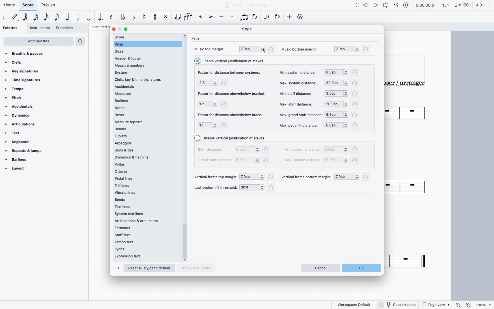 The image size is (494, 309). I want to click on refresh, so click(356, 161).